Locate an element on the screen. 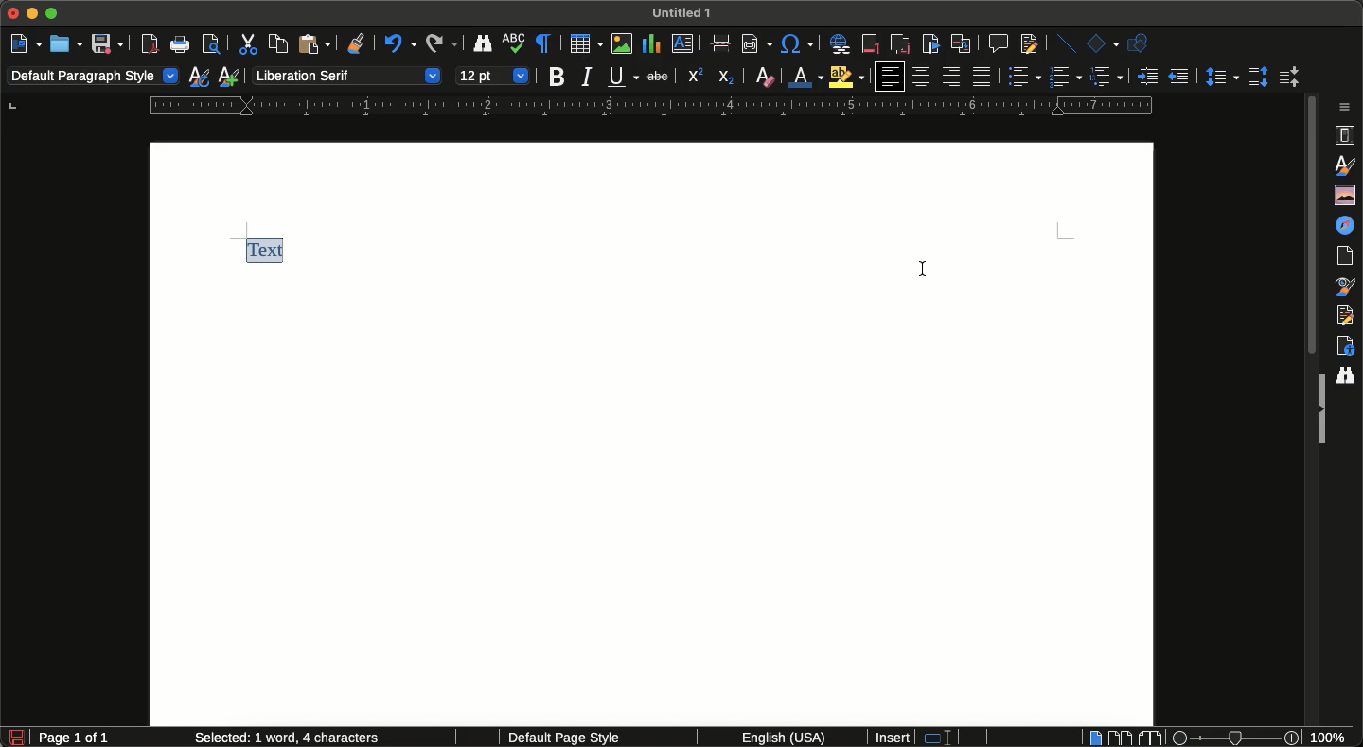  Clear direct formatting is located at coordinates (764, 78).